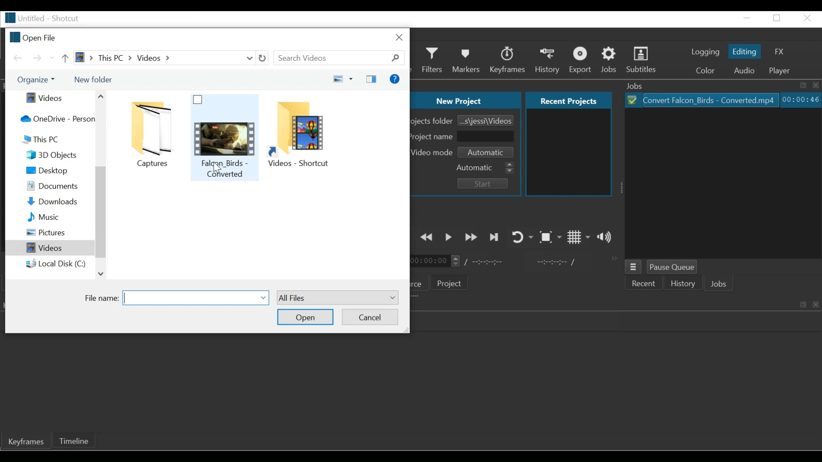  Describe the element at coordinates (56, 216) in the screenshot. I see `Music` at that location.